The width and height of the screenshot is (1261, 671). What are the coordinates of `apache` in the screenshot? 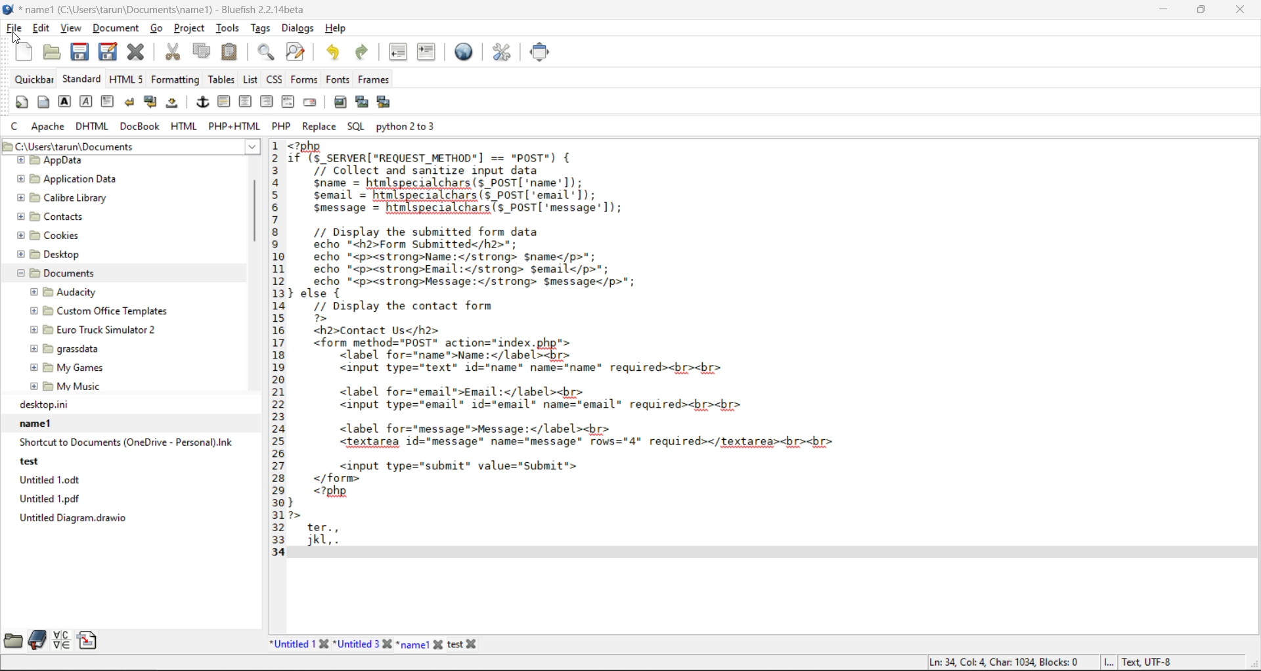 It's located at (49, 127).